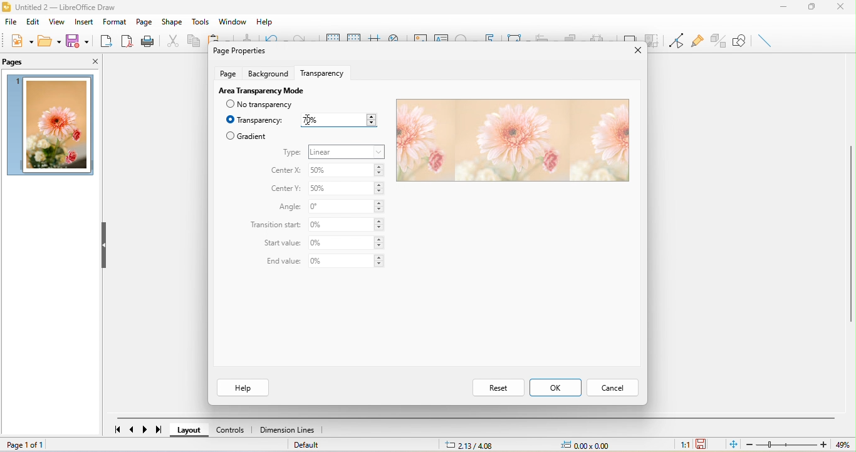  What do you see at coordinates (192, 40) in the screenshot?
I see `copy` at bounding box center [192, 40].